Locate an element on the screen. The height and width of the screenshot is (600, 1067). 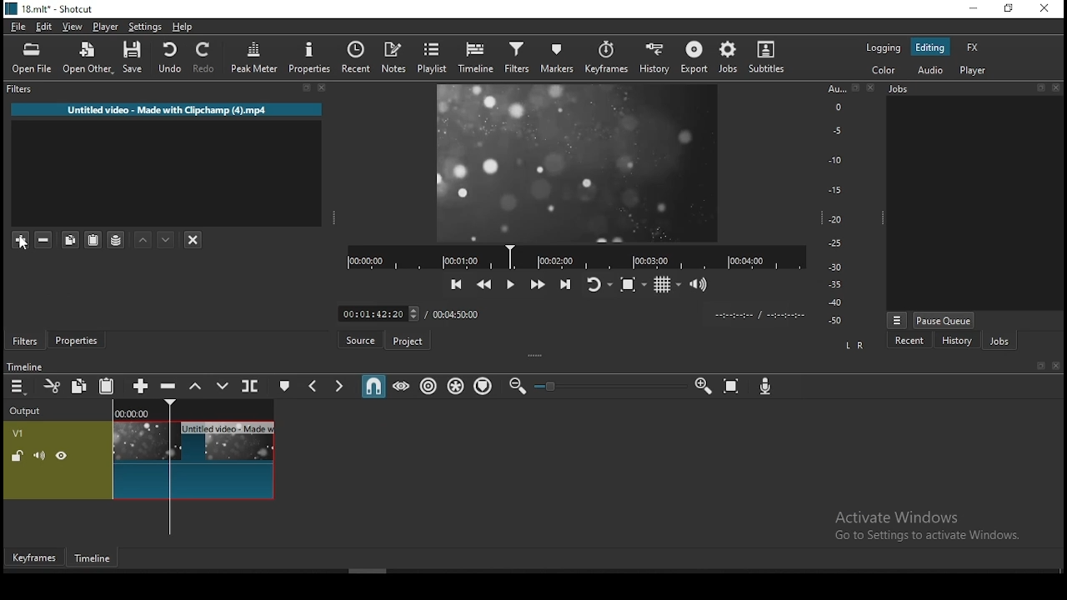
Audio Level is located at coordinates (841, 205).